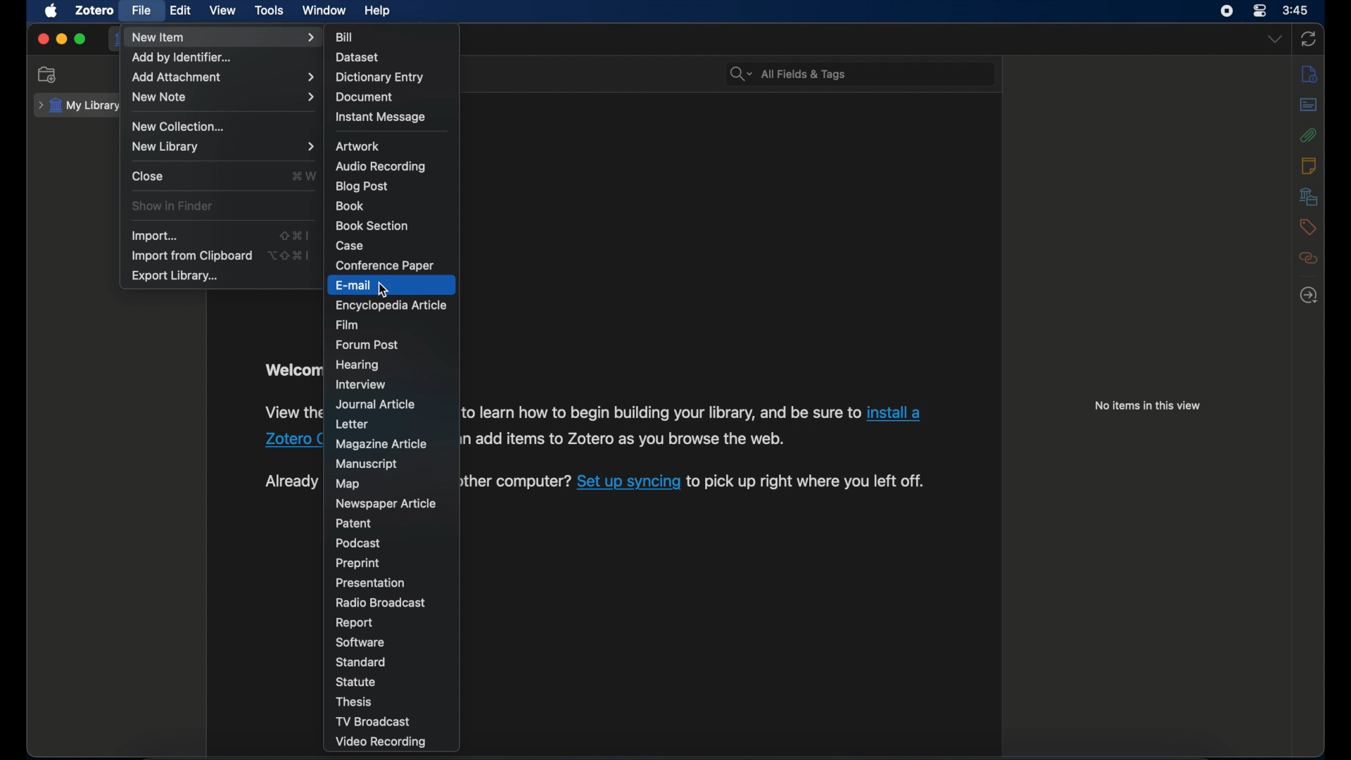  I want to click on audio recording, so click(383, 166).